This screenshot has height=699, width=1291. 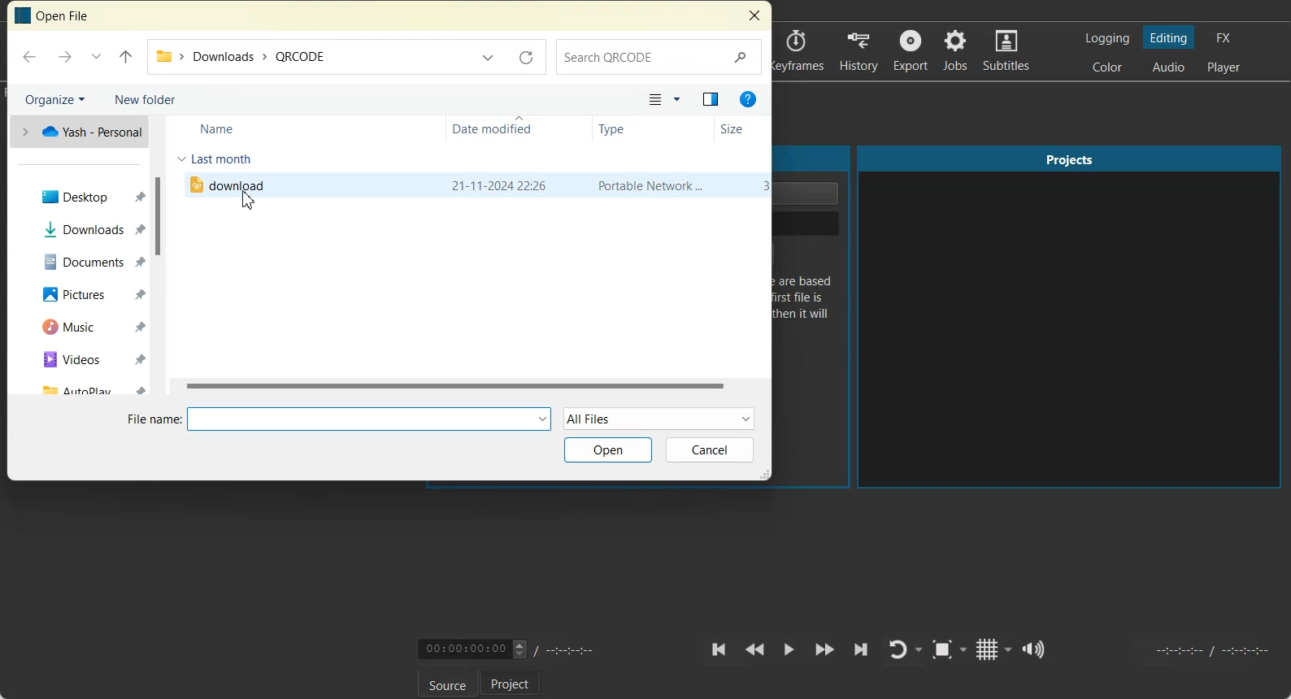 What do you see at coordinates (664, 101) in the screenshot?
I see `Change your view` at bounding box center [664, 101].